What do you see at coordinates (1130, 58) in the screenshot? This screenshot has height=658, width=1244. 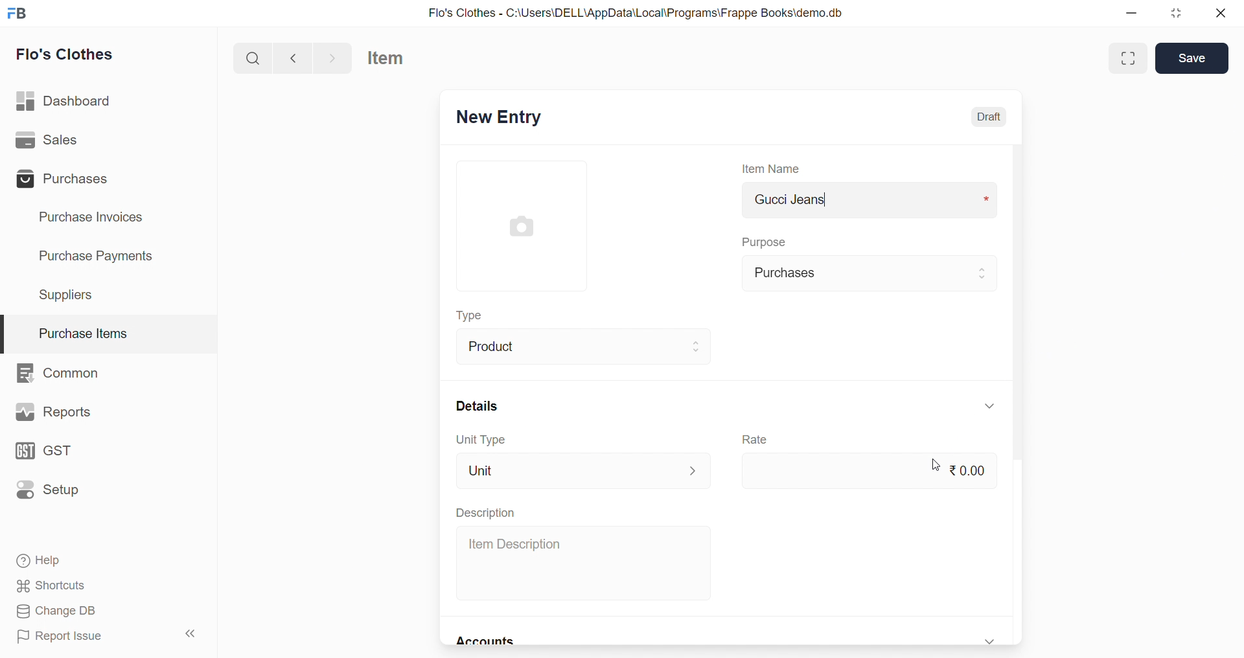 I see `Maximize window` at bounding box center [1130, 58].